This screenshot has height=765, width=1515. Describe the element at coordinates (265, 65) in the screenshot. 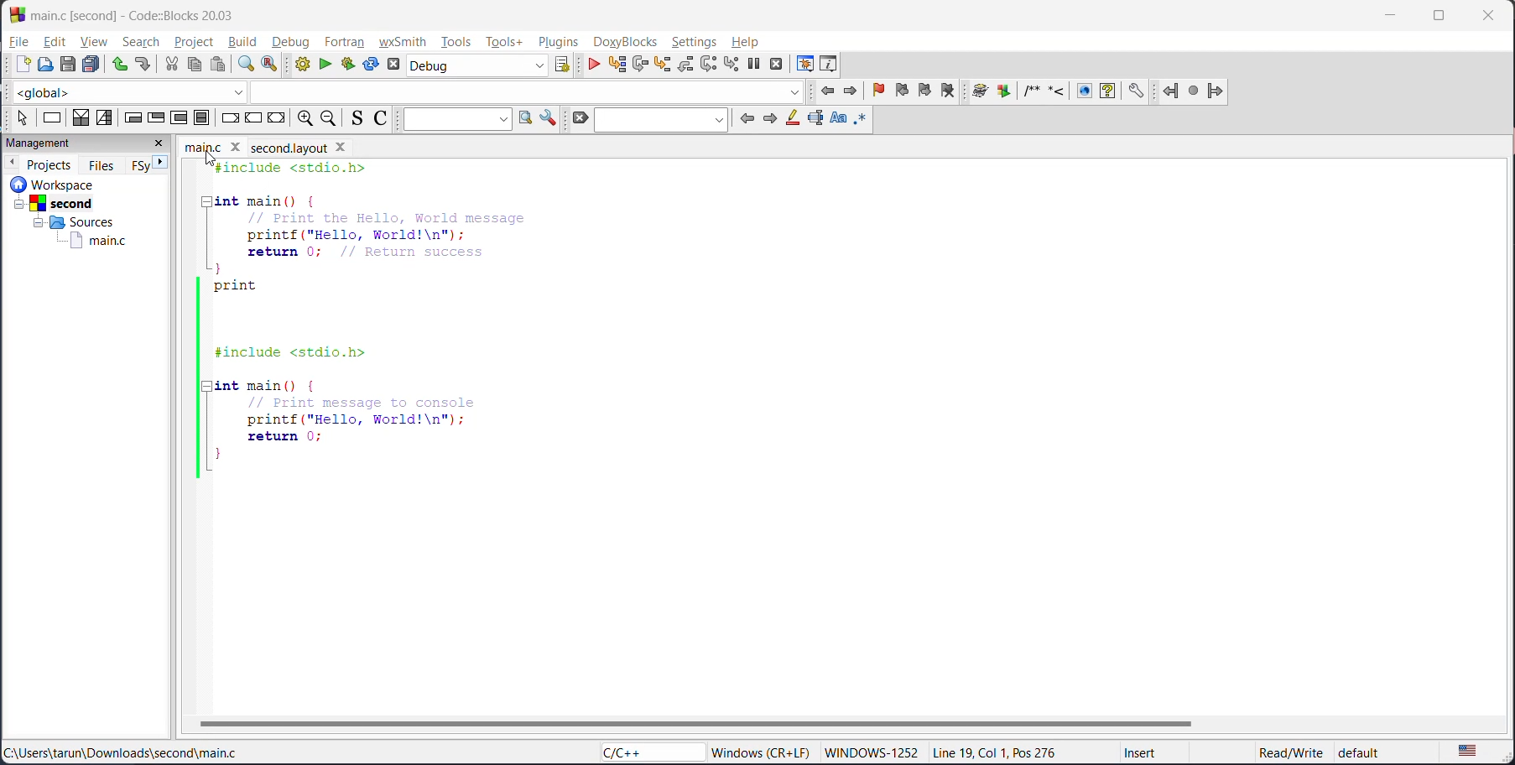

I see `replace` at that location.